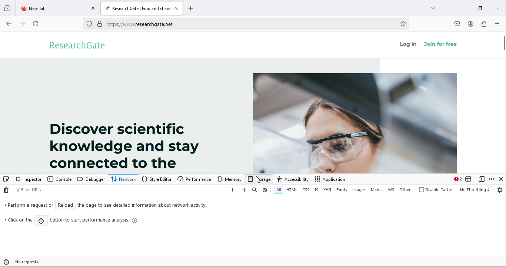 The image size is (506, 267). Describe the element at coordinates (405, 190) in the screenshot. I see `other` at that location.